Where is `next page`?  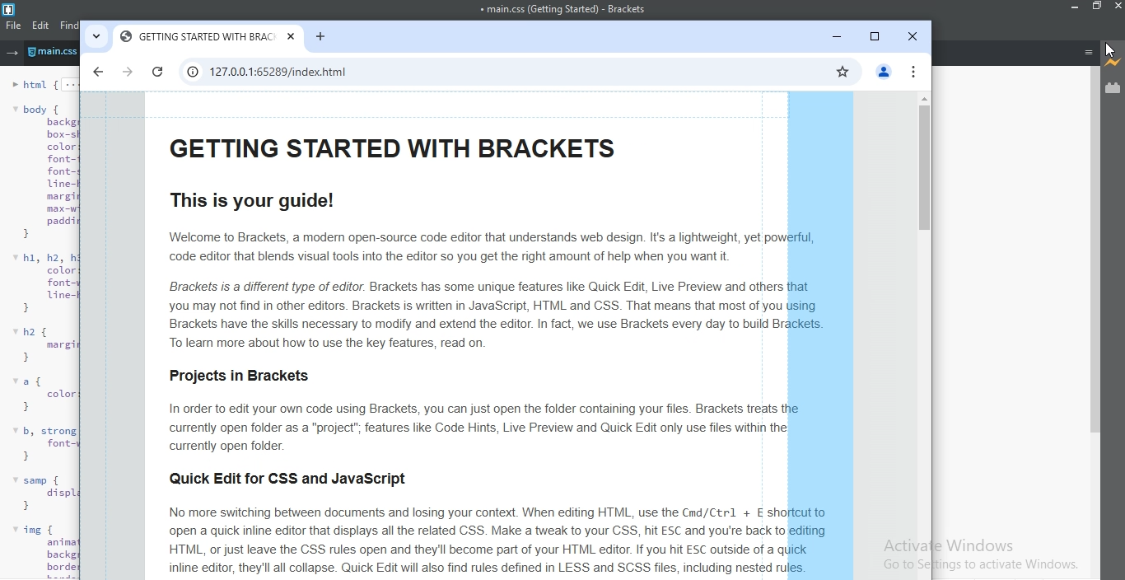
next page is located at coordinates (128, 75).